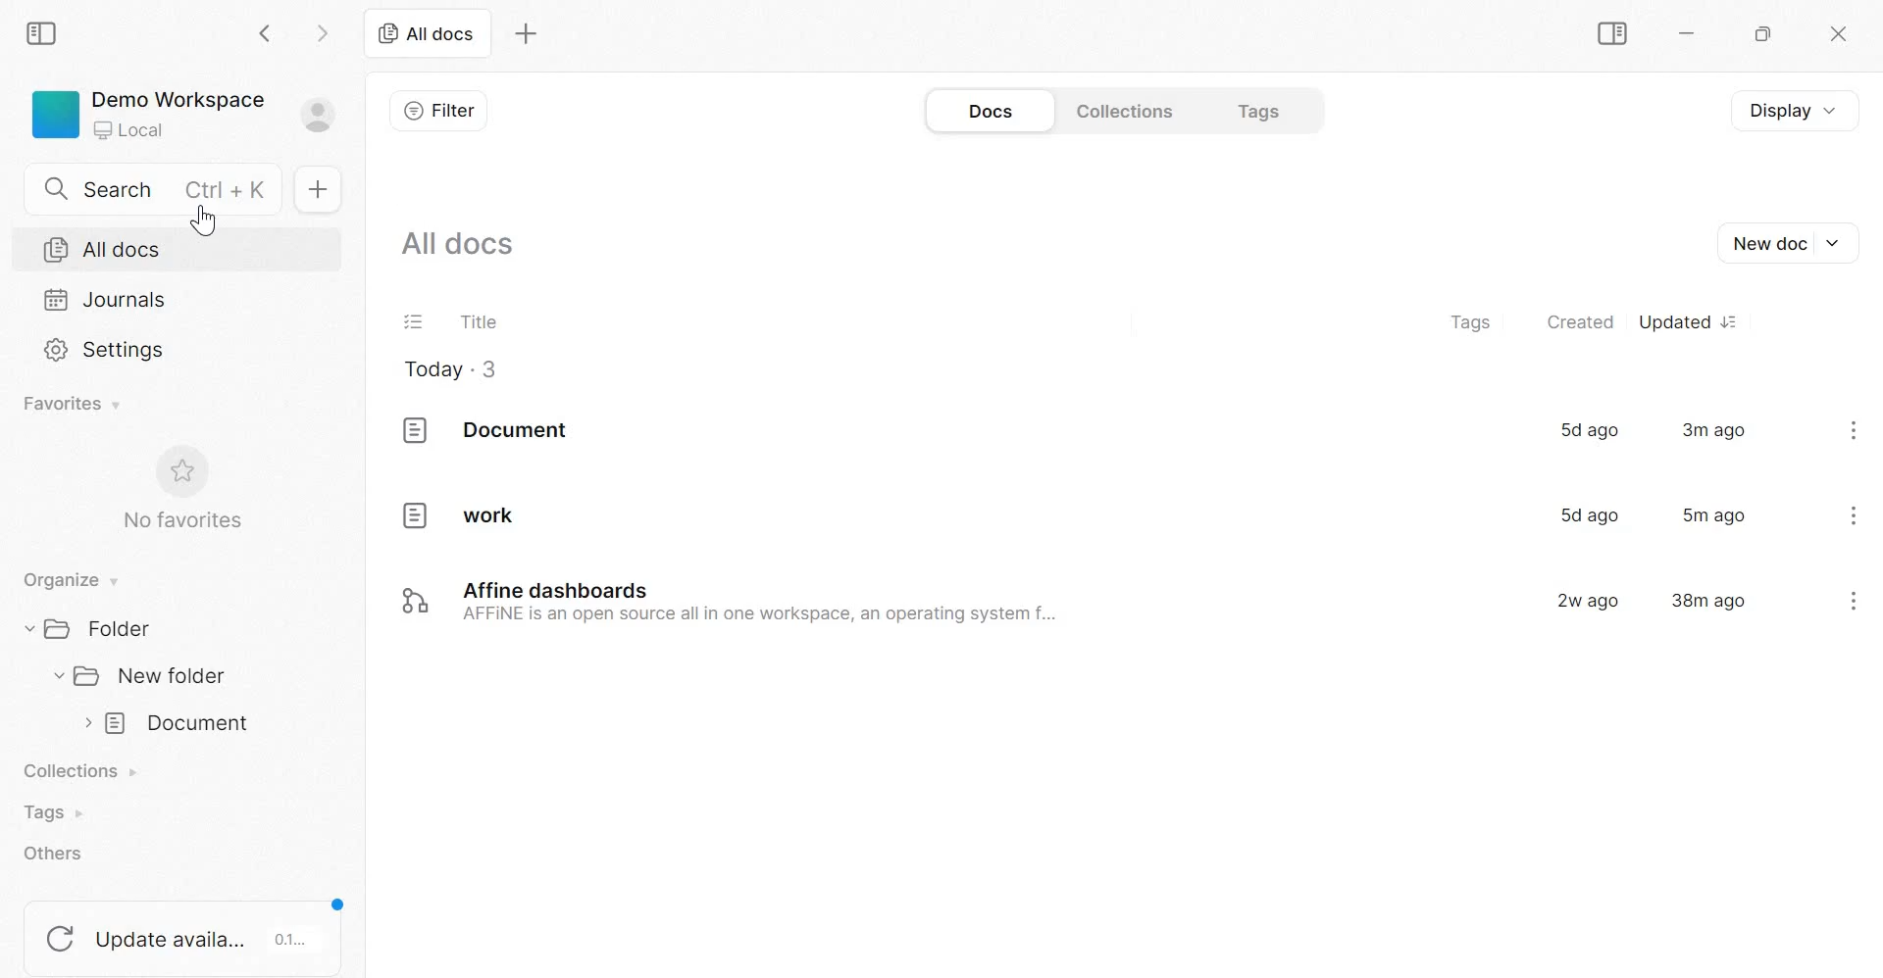 The height and width of the screenshot is (978, 1883). What do you see at coordinates (1588, 429) in the screenshot?
I see `5d ago` at bounding box center [1588, 429].